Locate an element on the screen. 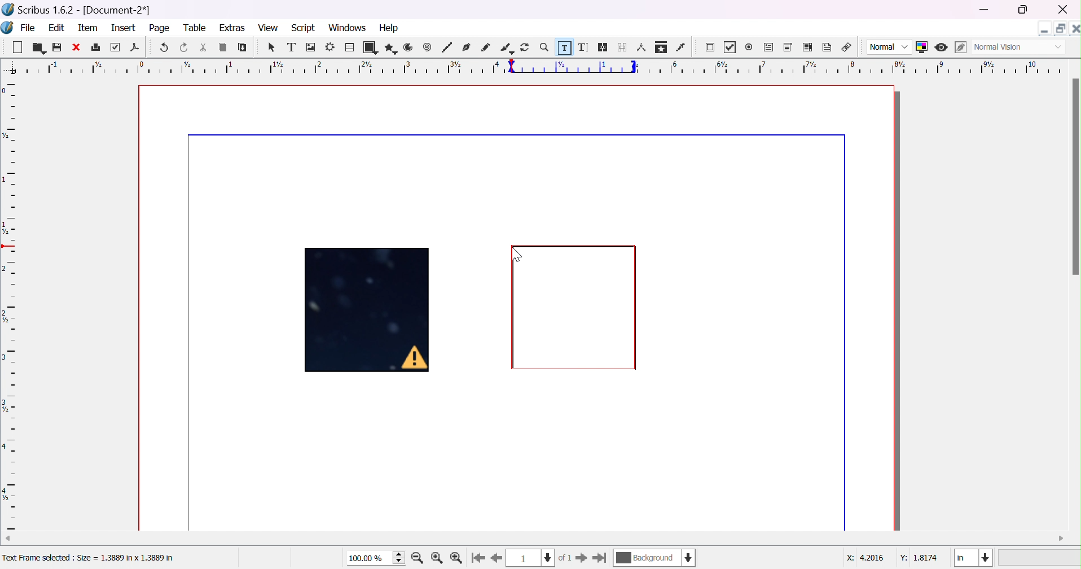 The image size is (1081, 569). link annotation is located at coordinates (847, 46).